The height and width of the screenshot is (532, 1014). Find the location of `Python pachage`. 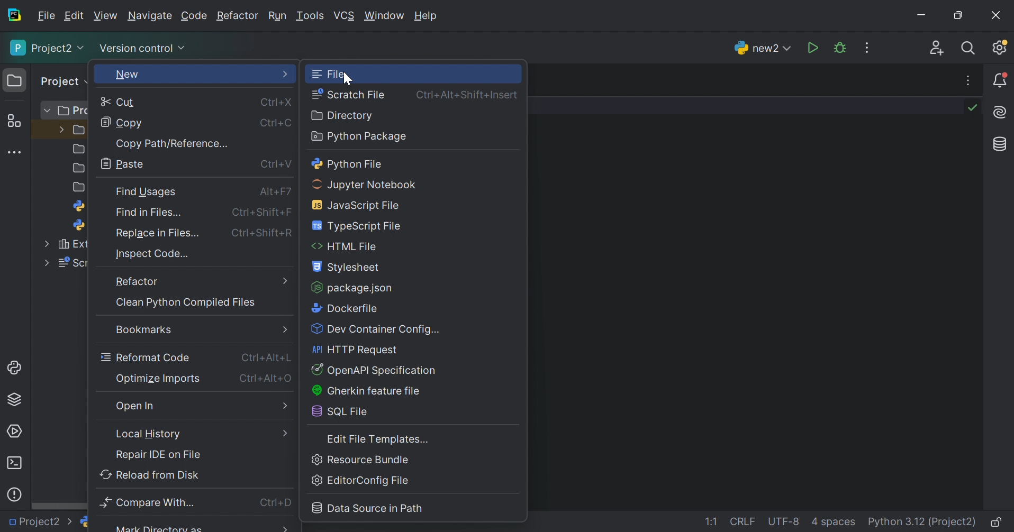

Python pachage is located at coordinates (359, 137).